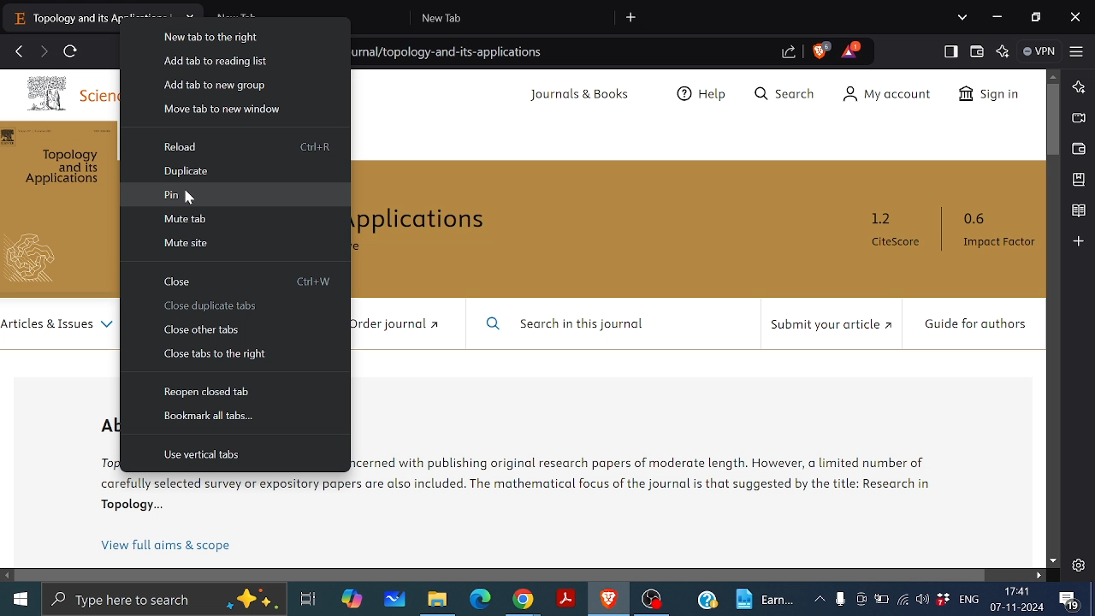 This screenshot has width=1095, height=616. Describe the element at coordinates (850, 50) in the screenshot. I see `Rewards` at that location.